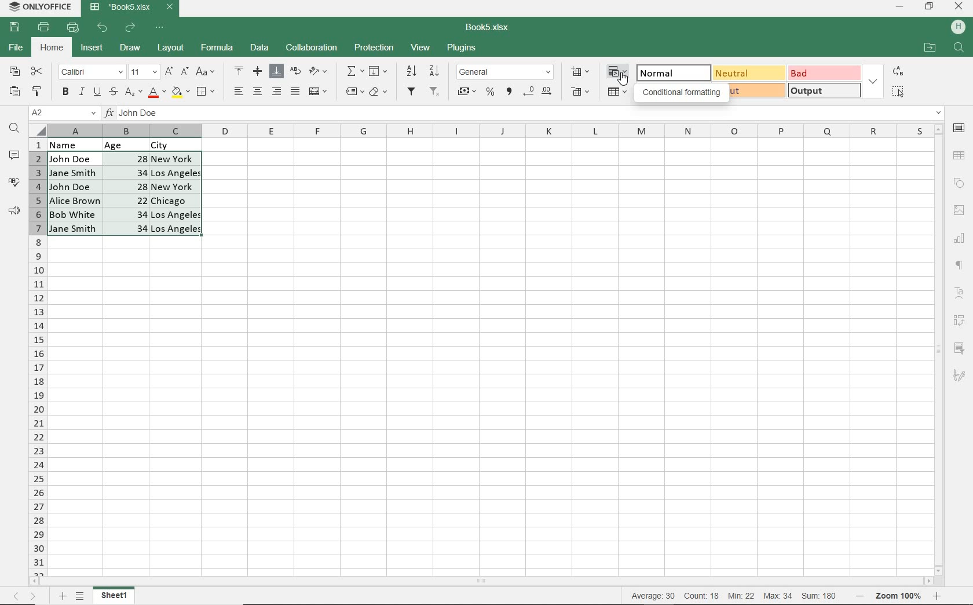  Describe the element at coordinates (296, 72) in the screenshot. I see `WRAP TEXT` at that location.